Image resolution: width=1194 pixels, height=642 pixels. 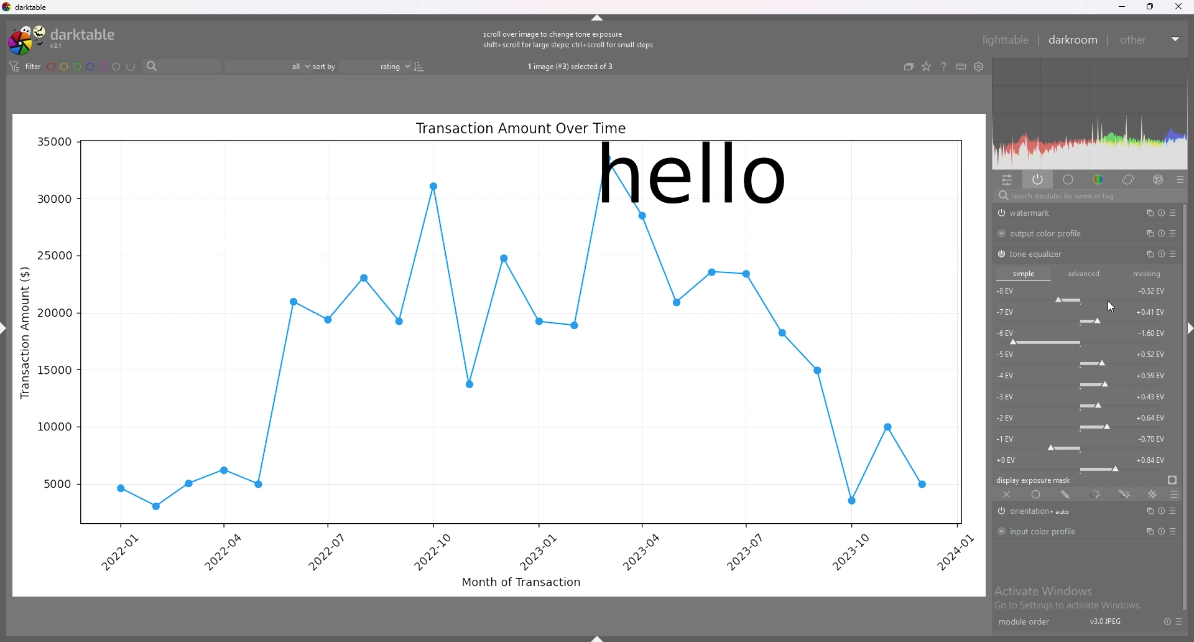 What do you see at coordinates (1040, 213) in the screenshot?
I see `watermark` at bounding box center [1040, 213].